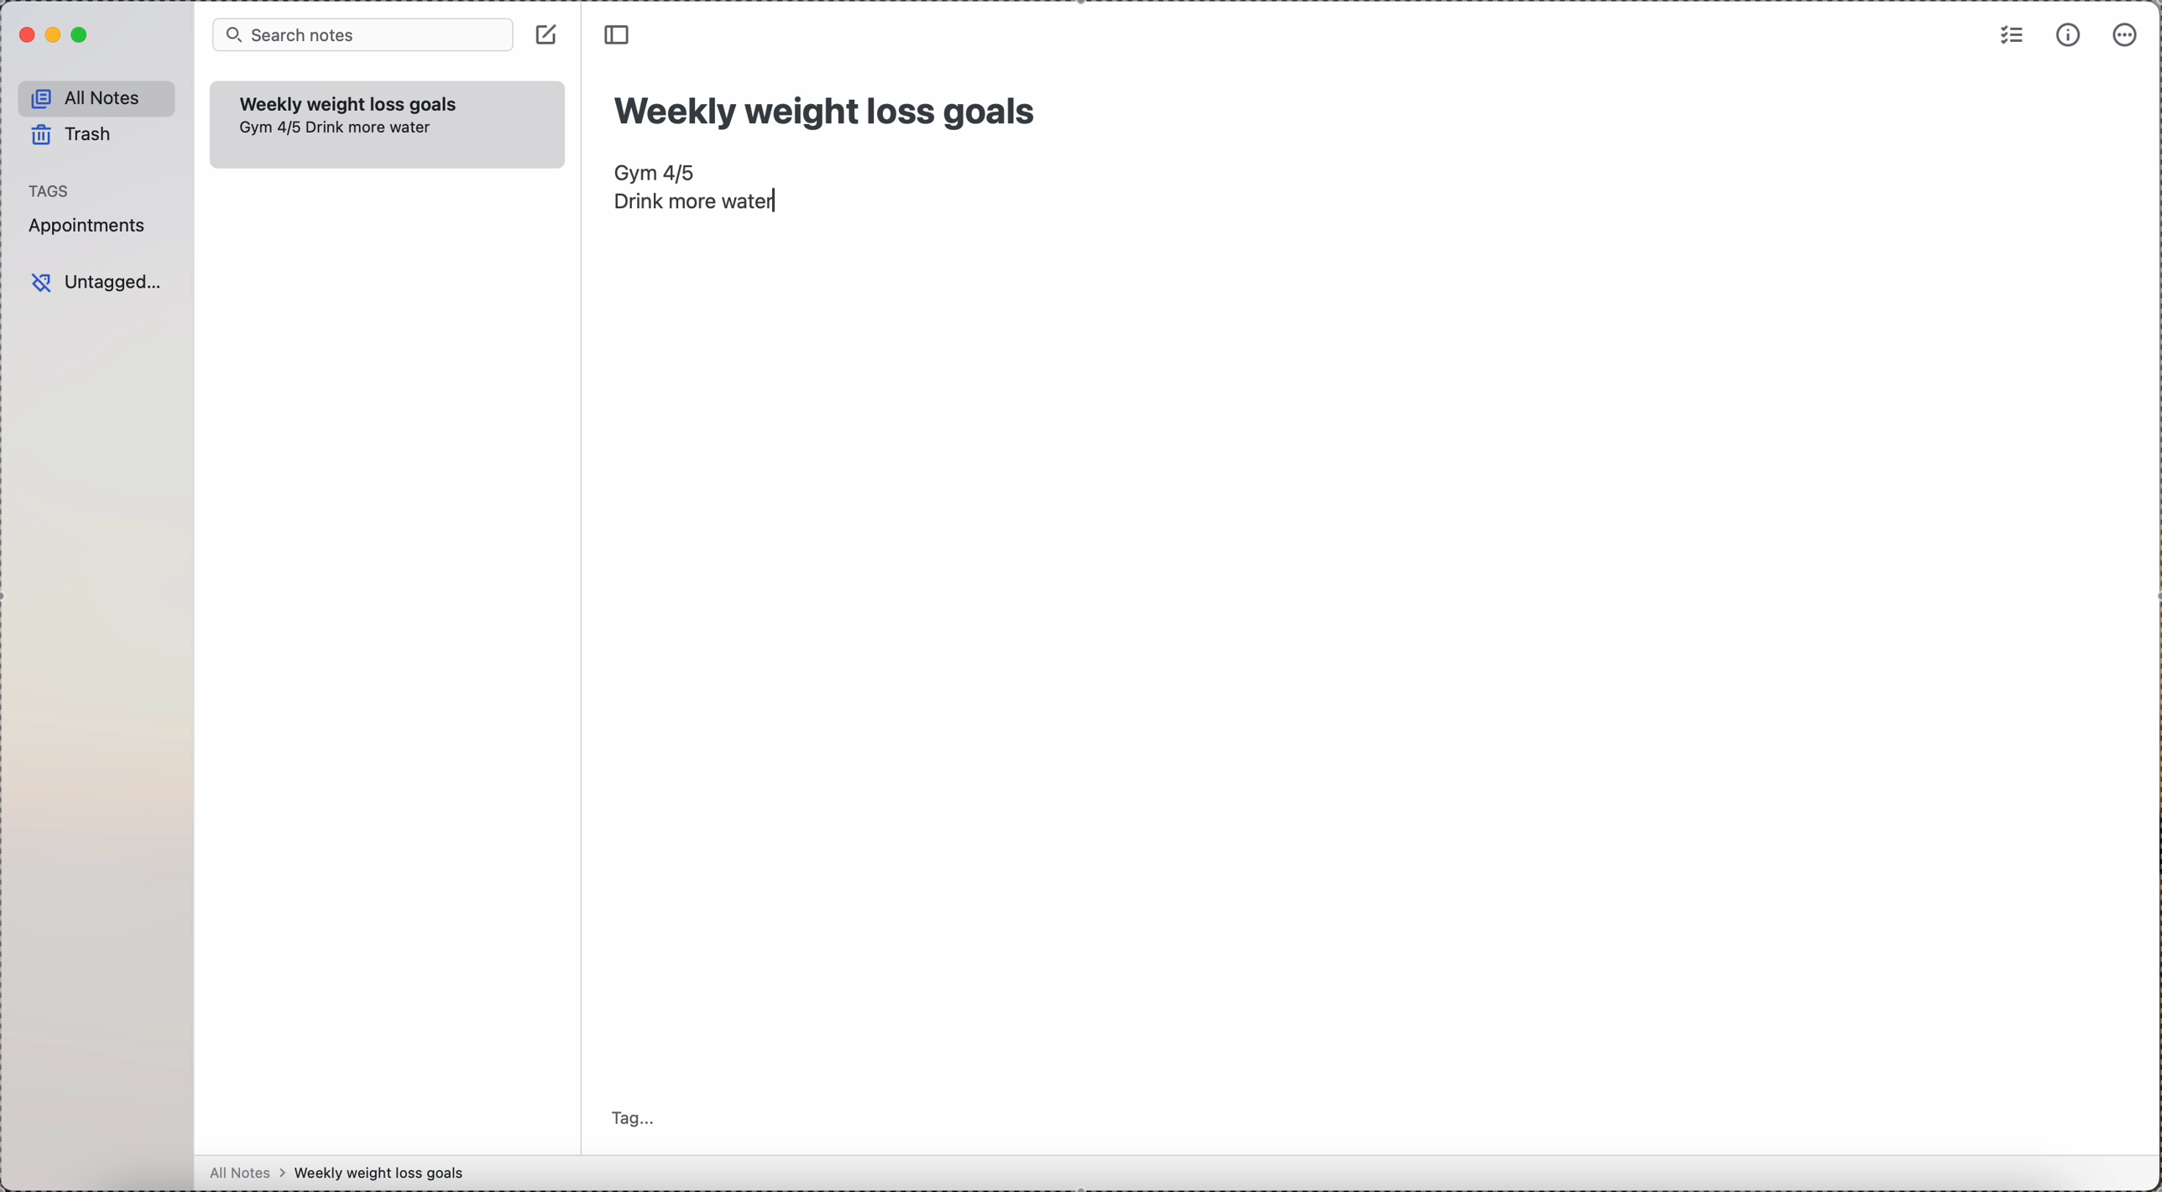 This screenshot has height=1192, width=2162. Describe the element at coordinates (97, 97) in the screenshot. I see `all notes` at that location.